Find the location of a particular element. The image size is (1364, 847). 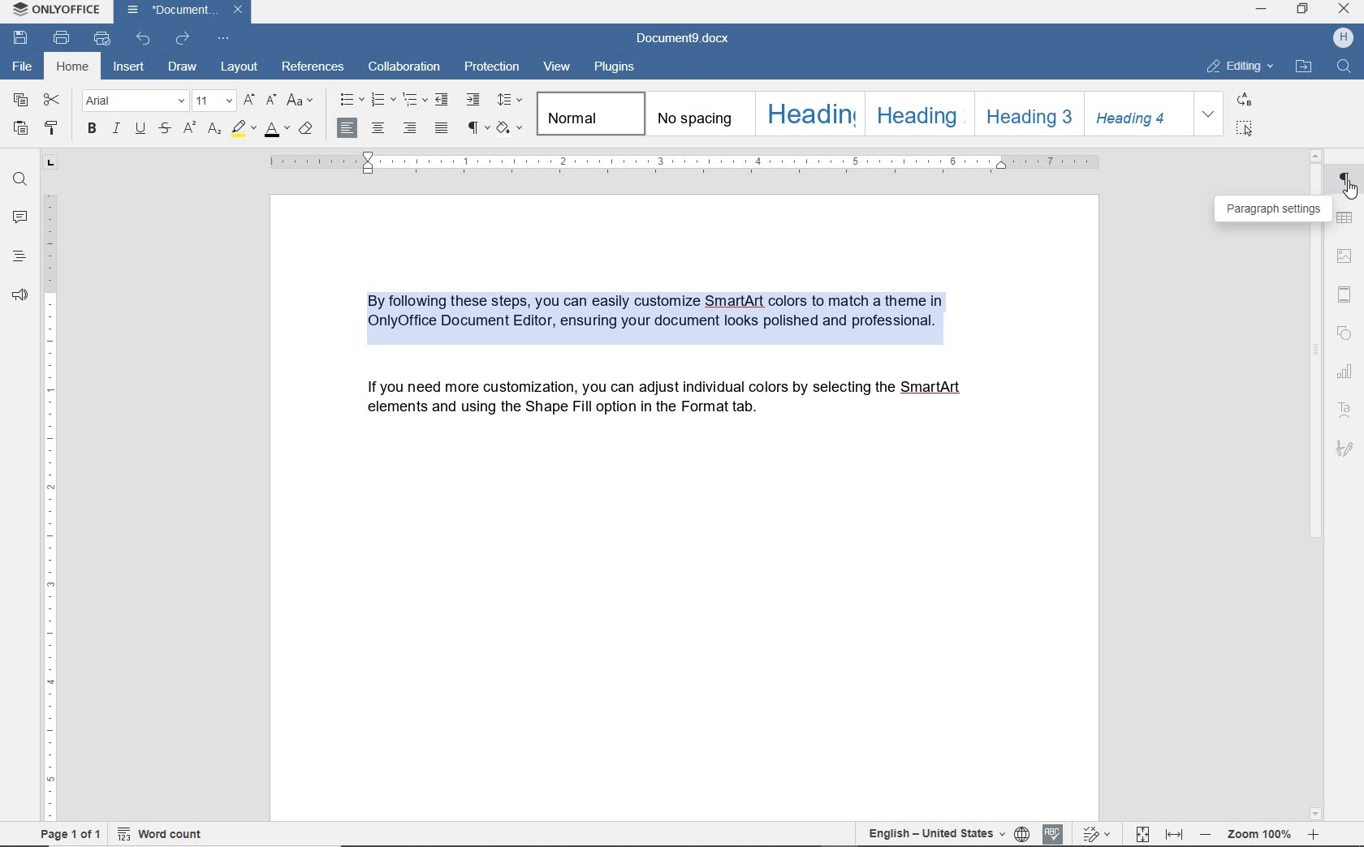

track chnges is located at coordinates (1100, 832).